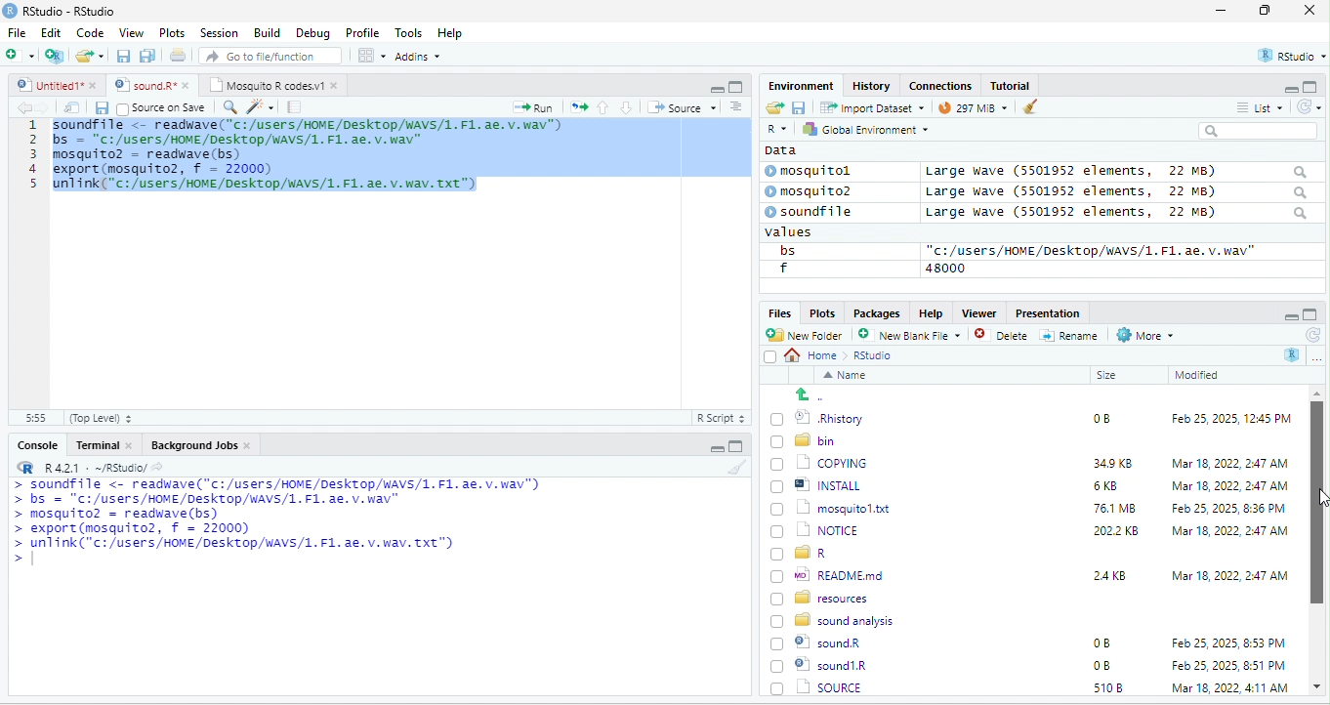 The image size is (1330, 705). What do you see at coordinates (1004, 336) in the screenshot?
I see `Delete` at bounding box center [1004, 336].